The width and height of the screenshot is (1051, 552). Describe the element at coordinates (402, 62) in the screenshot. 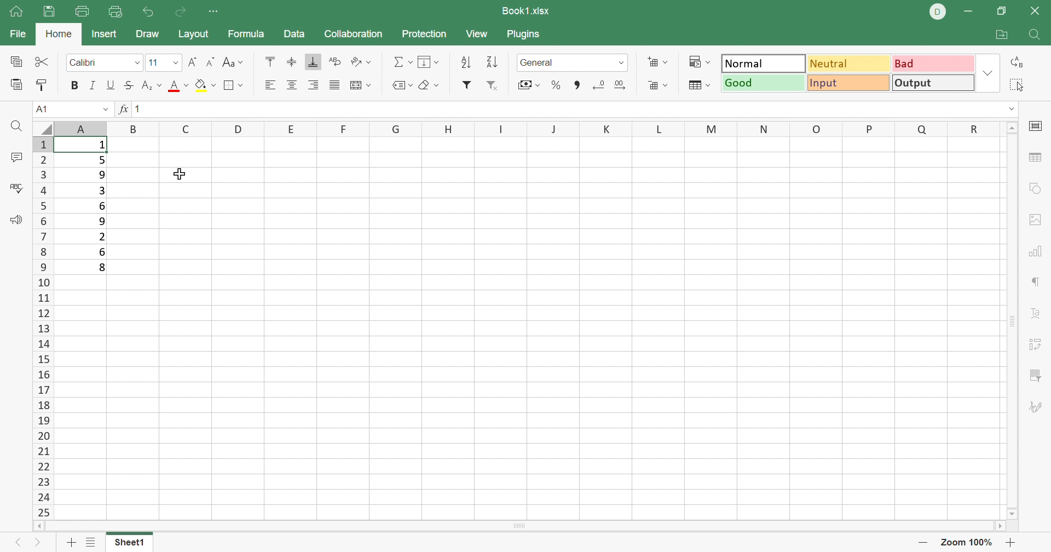

I see `Summation` at that location.